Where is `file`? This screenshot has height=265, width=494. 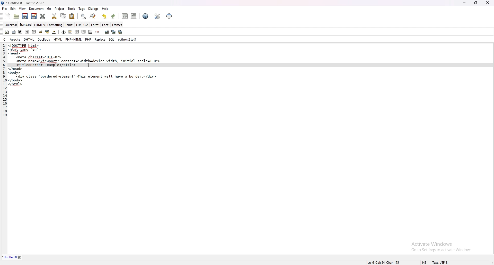
file is located at coordinates (4, 9).